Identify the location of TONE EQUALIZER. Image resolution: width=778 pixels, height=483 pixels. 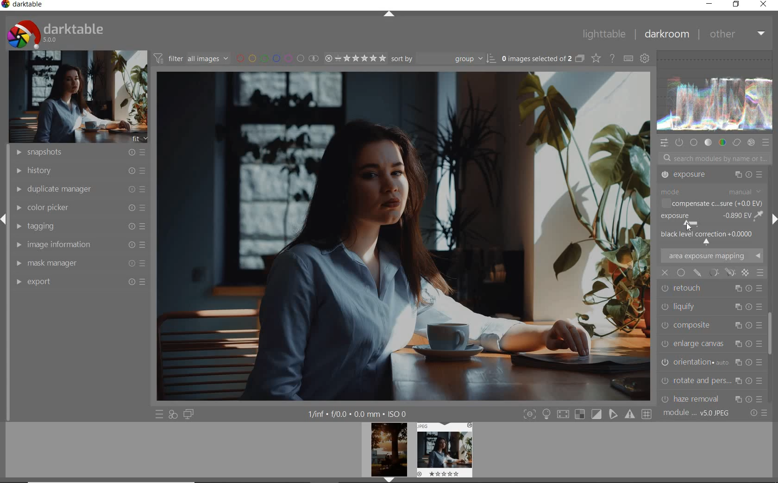
(711, 196).